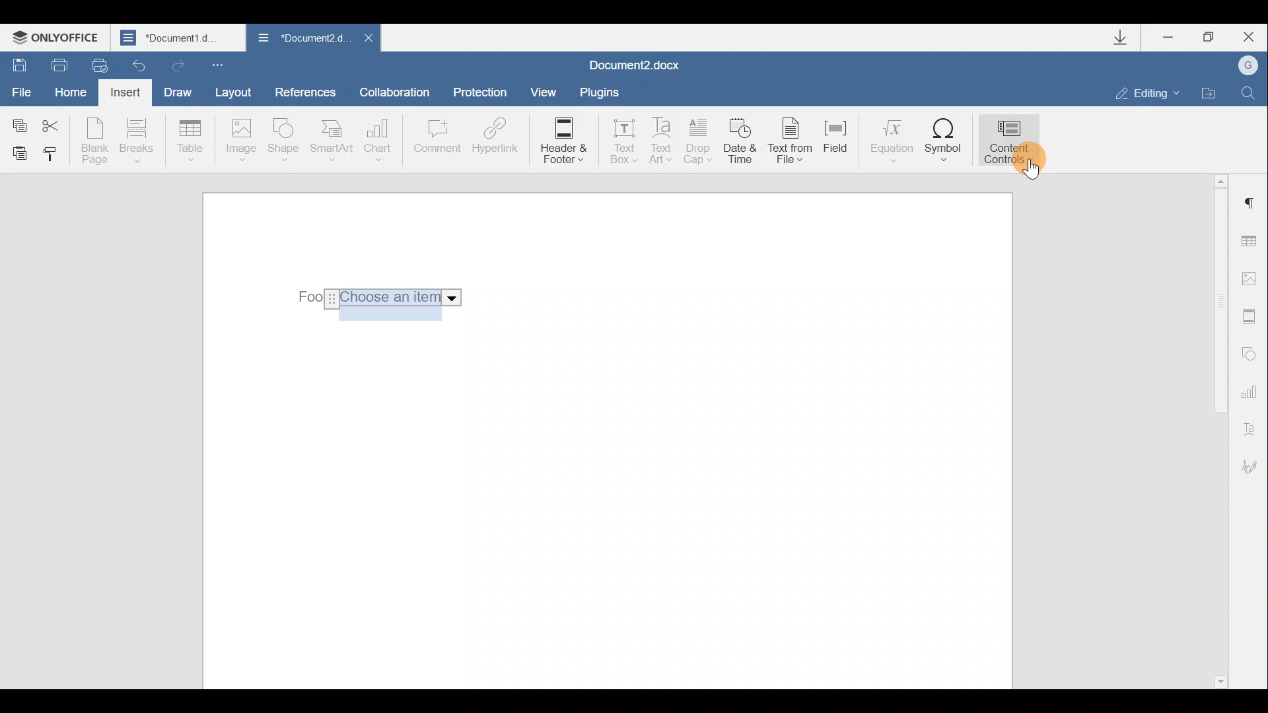 Image resolution: width=1268 pixels, height=713 pixels. I want to click on Image, so click(240, 141).